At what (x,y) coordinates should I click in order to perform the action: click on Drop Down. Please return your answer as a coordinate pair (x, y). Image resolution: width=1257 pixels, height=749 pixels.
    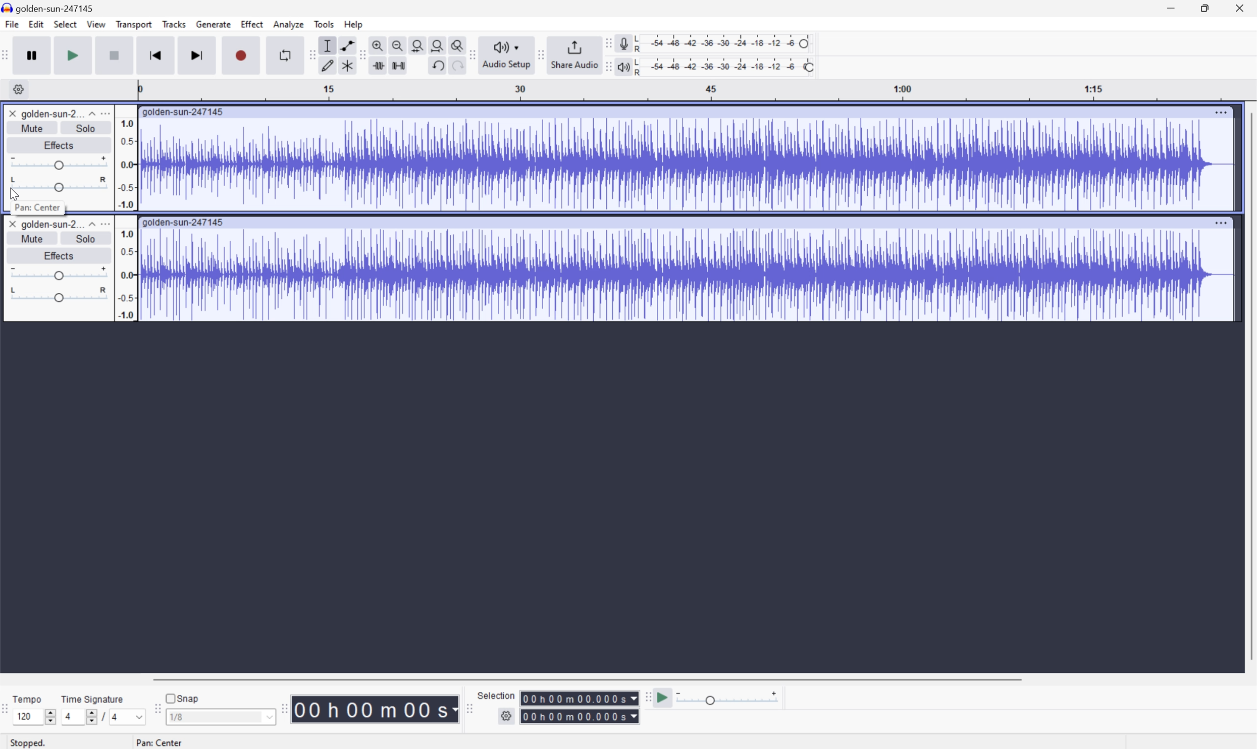
    Looking at the image, I should click on (90, 114).